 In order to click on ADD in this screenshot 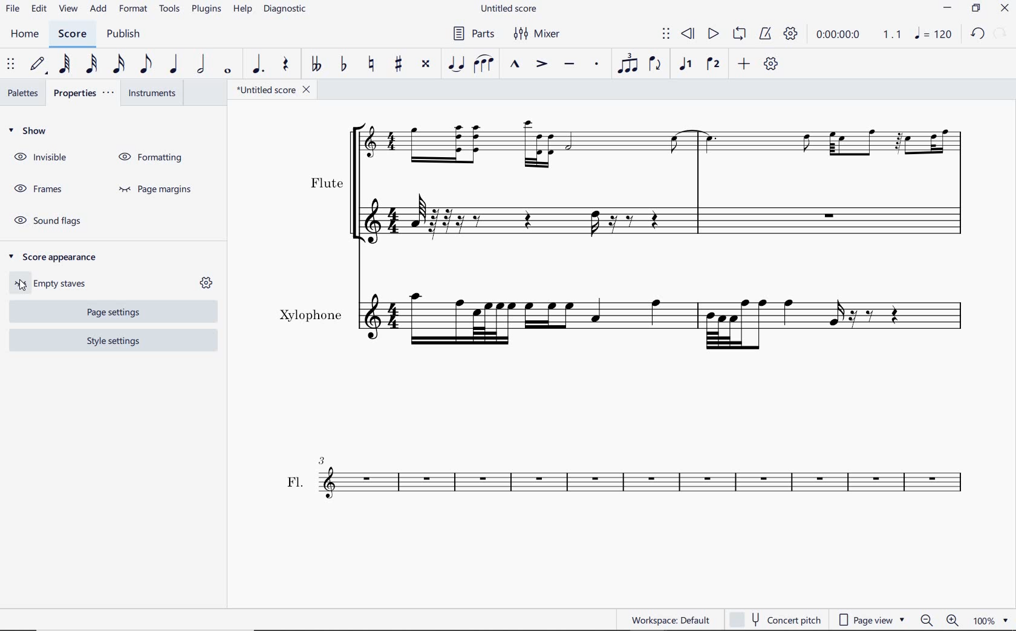, I will do `click(743, 64)`.